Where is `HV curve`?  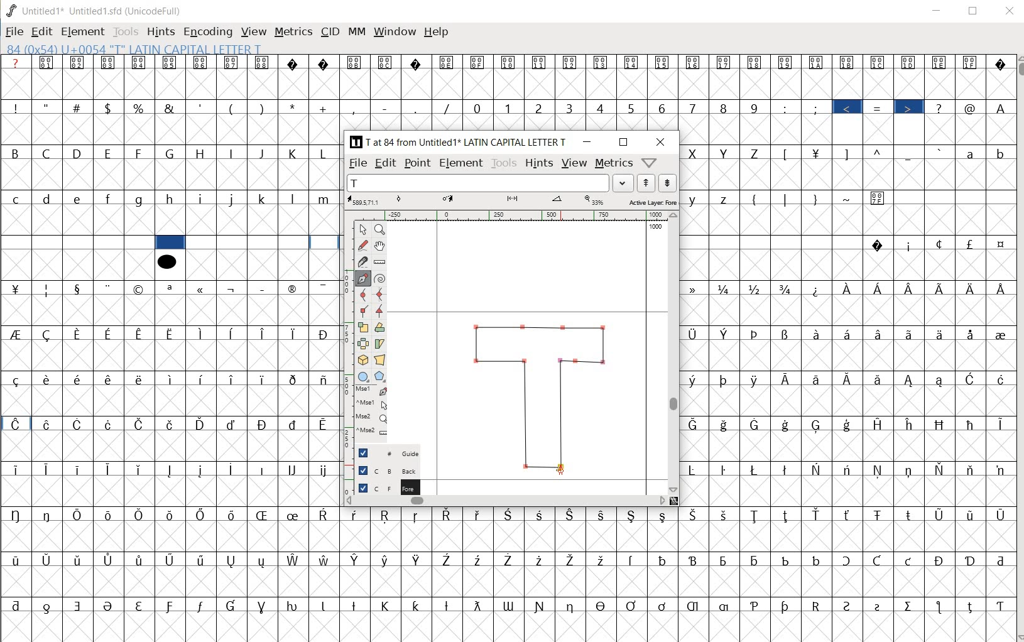
HV curve is located at coordinates (380, 294).